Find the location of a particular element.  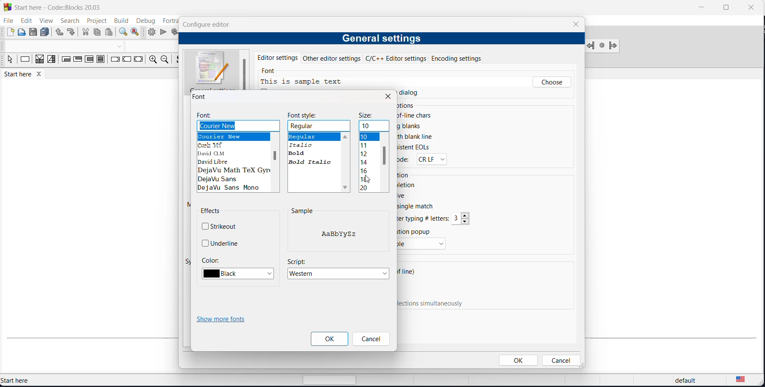

script dropdown button is located at coordinates (340, 274).